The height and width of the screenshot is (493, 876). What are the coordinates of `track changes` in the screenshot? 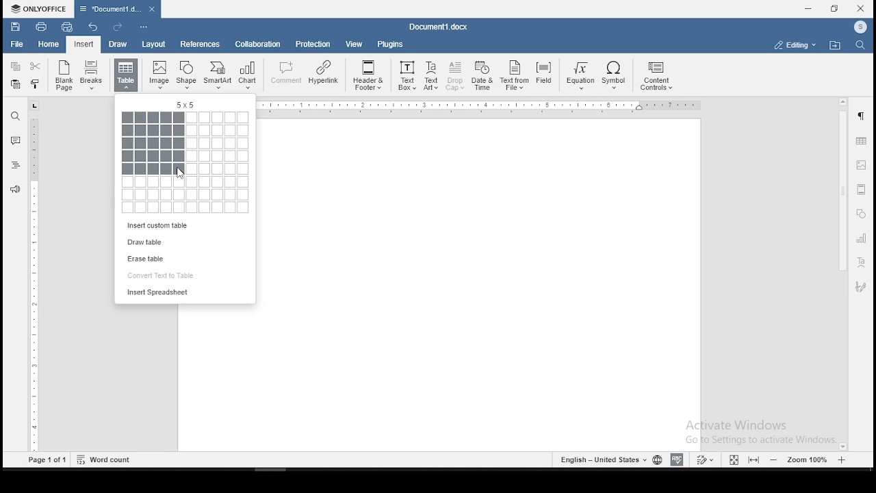 It's located at (706, 459).